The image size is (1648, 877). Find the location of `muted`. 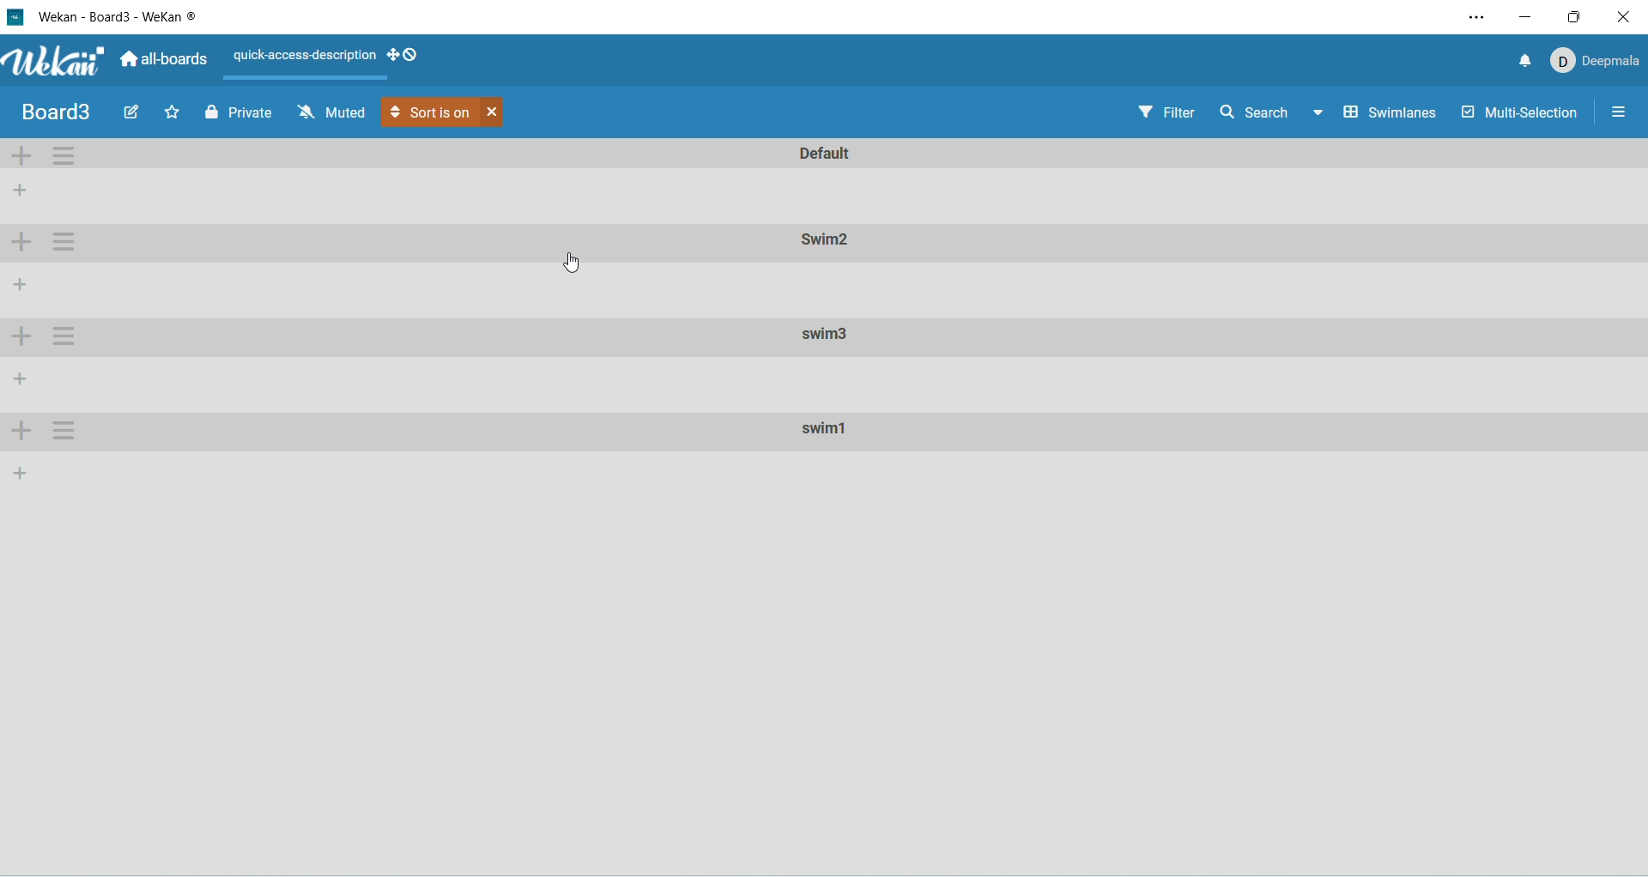

muted is located at coordinates (330, 112).